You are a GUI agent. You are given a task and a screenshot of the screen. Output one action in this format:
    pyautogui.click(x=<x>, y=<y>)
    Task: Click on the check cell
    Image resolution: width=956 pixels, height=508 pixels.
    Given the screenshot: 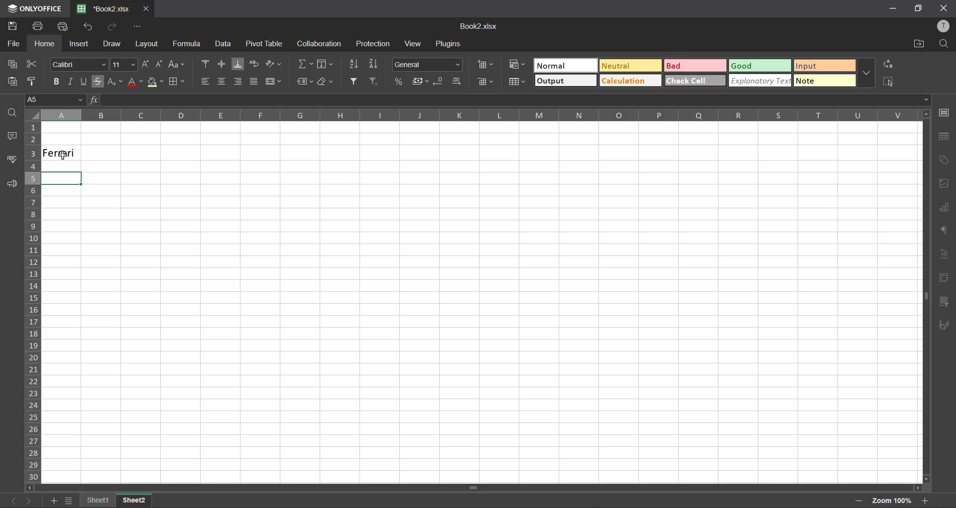 What is the action you would take?
    pyautogui.click(x=693, y=82)
    